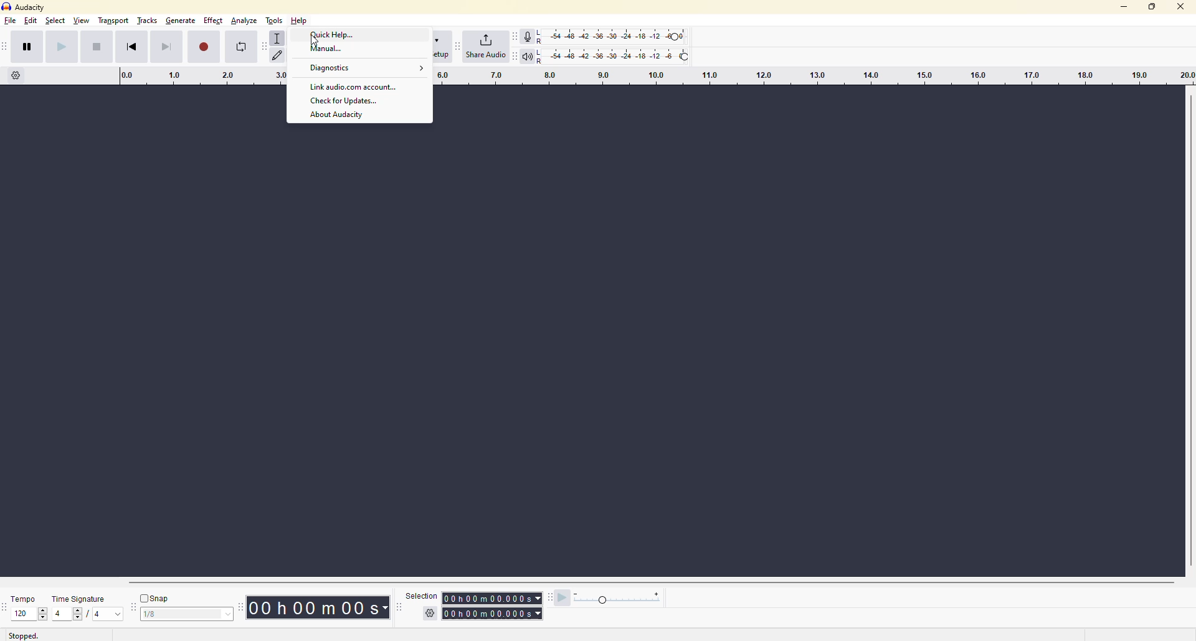  What do you see at coordinates (25, 616) in the screenshot?
I see `value` at bounding box center [25, 616].